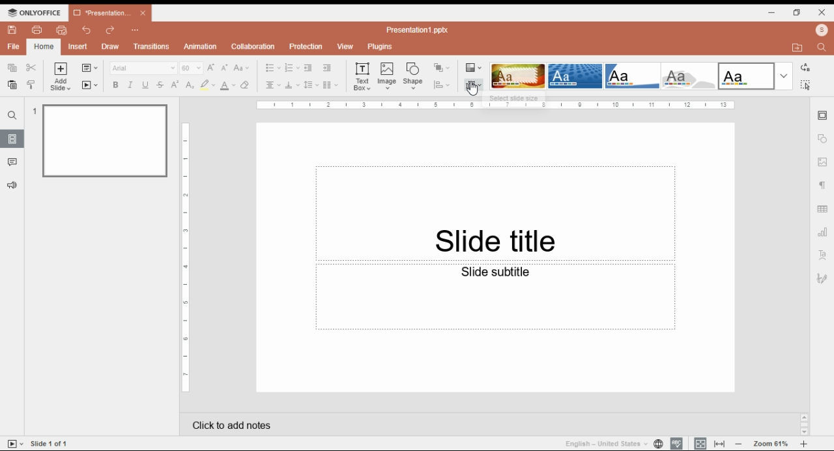 This screenshot has width=834, height=451. I want to click on Scroll bar, so click(804, 424).